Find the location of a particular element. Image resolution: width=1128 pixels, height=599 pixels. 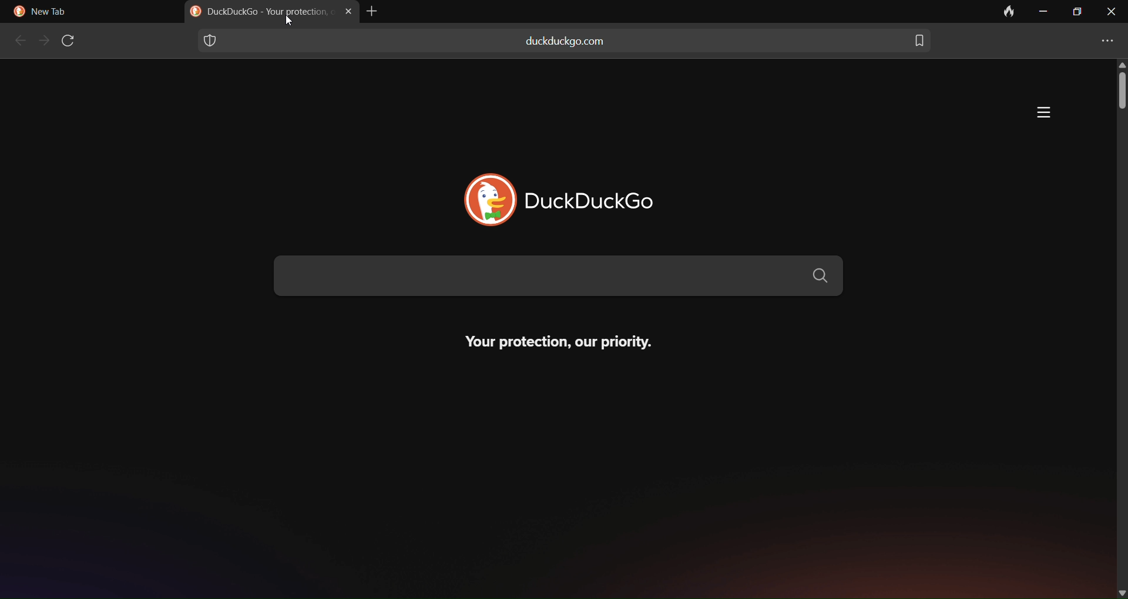

bookmark is located at coordinates (921, 39).